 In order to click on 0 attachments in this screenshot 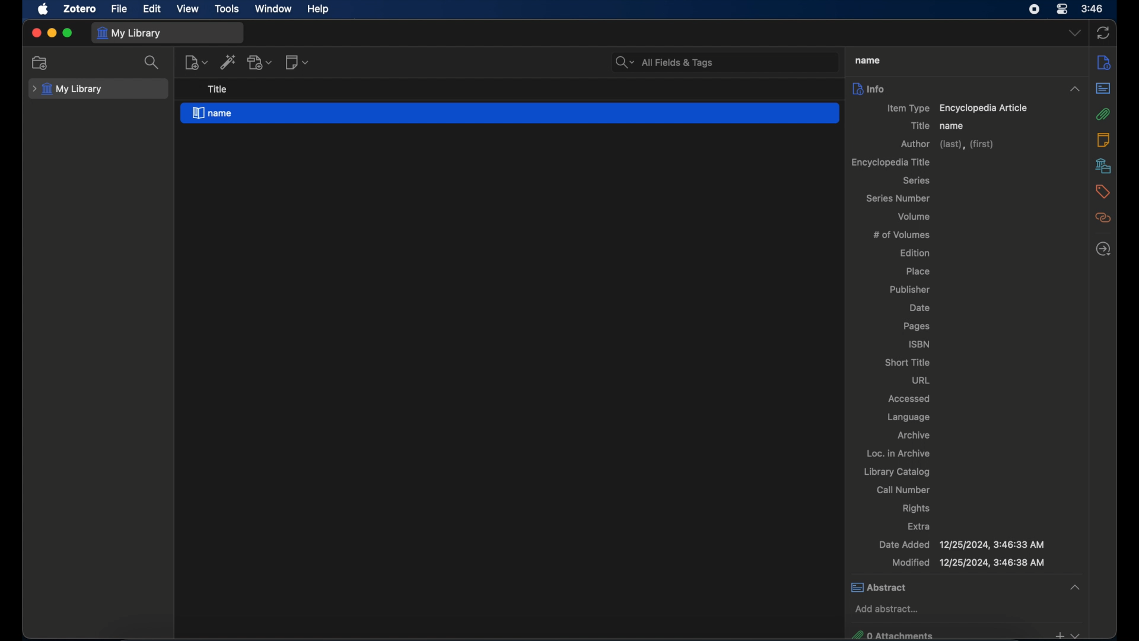, I will do `click(966, 633)`.